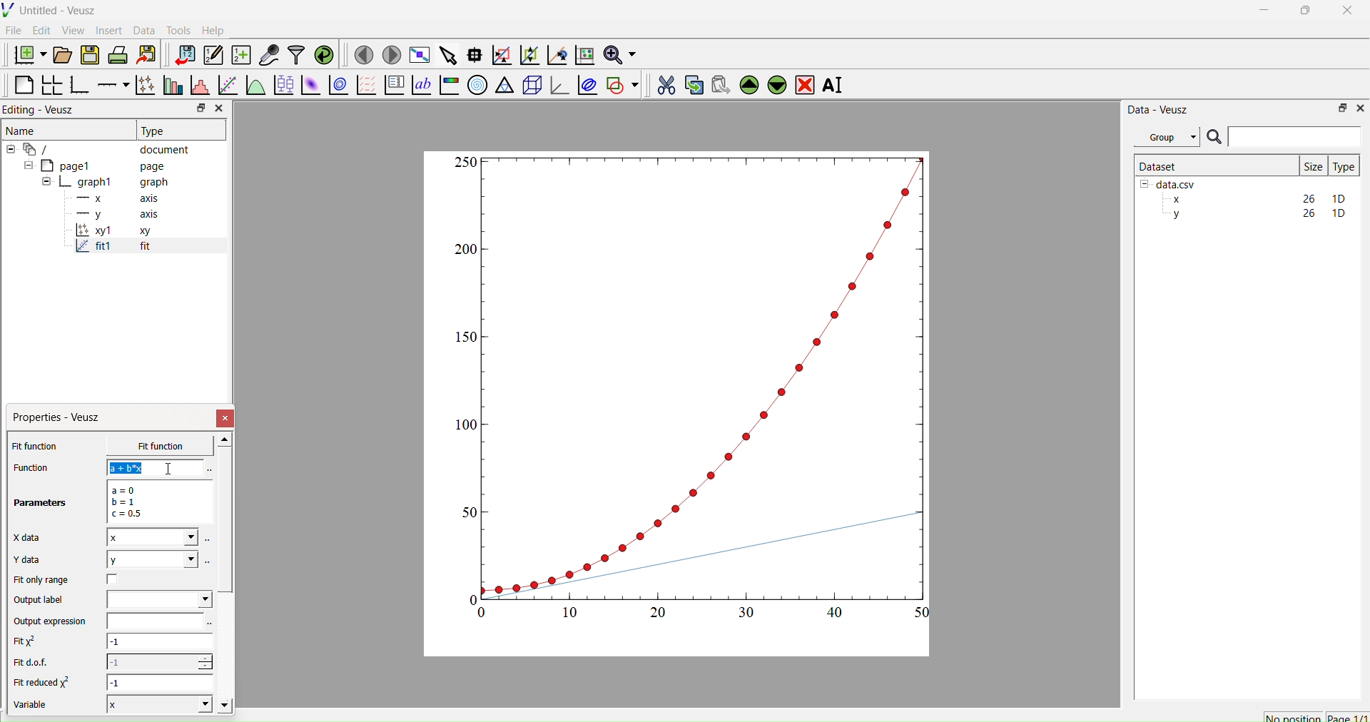  I want to click on Fit function, so click(36, 446).